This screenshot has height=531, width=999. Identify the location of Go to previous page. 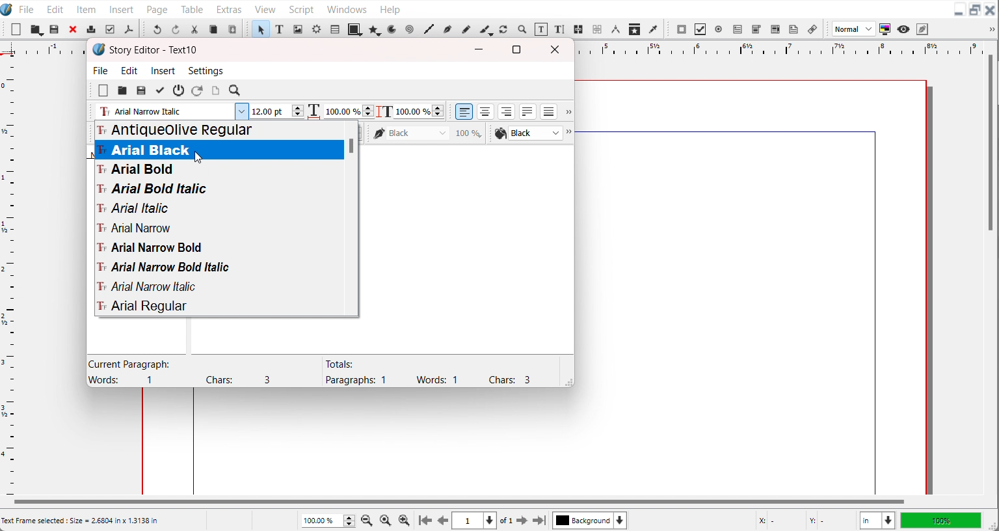
(443, 521).